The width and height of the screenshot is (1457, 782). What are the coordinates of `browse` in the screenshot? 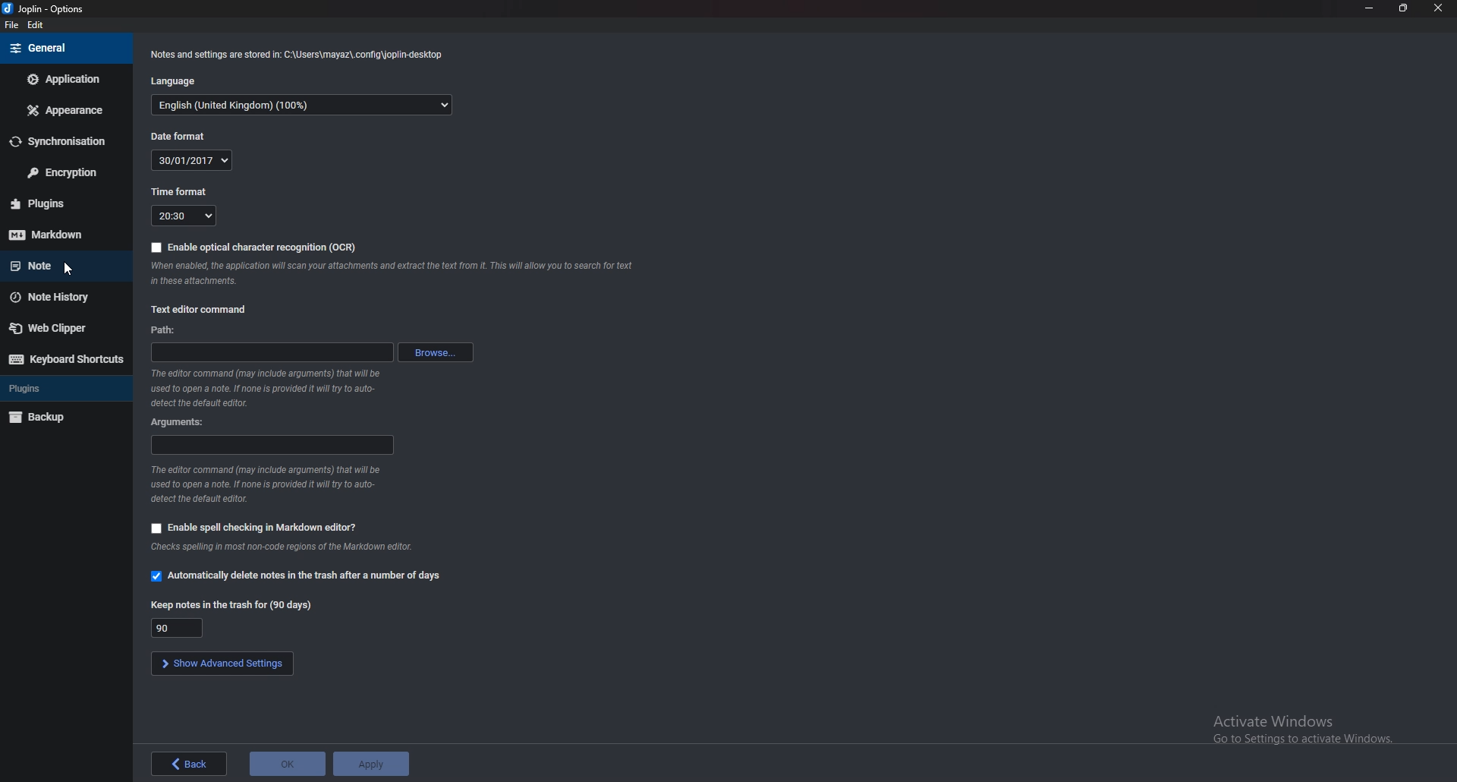 It's located at (440, 353).